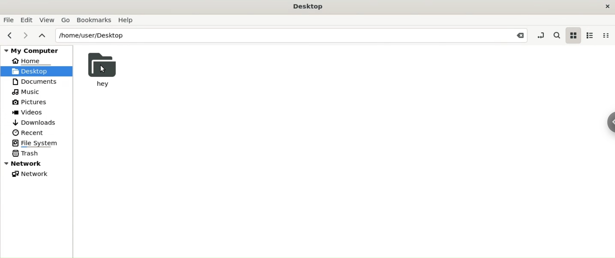 Image resolution: width=615 pixels, height=258 pixels. Describe the element at coordinates (606, 35) in the screenshot. I see `compact view` at that location.